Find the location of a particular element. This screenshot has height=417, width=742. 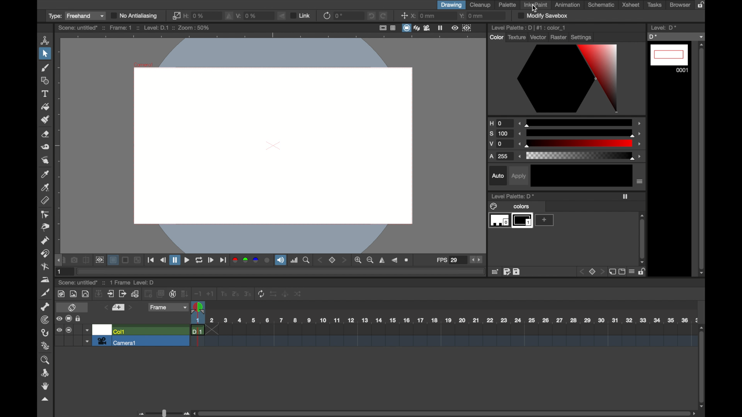

redo is located at coordinates (383, 15).